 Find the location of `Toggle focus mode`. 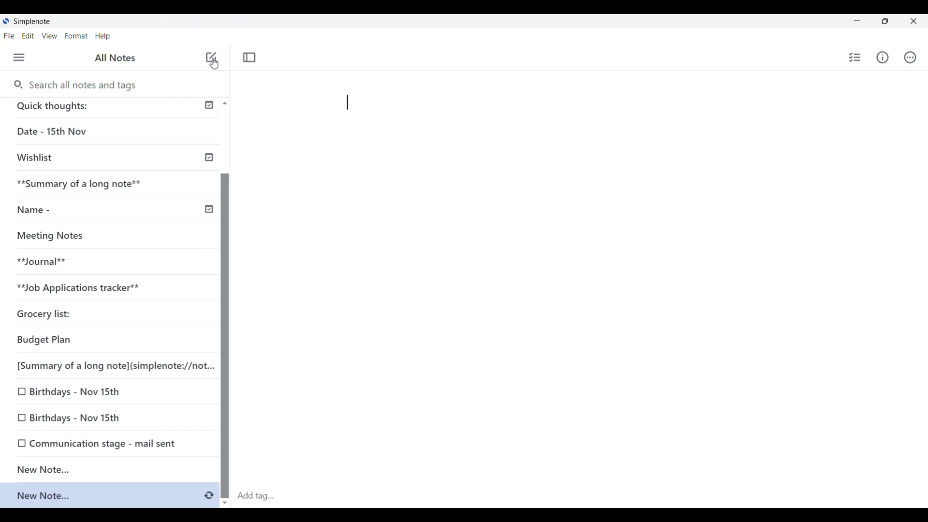

Toggle focus mode is located at coordinates (249, 57).